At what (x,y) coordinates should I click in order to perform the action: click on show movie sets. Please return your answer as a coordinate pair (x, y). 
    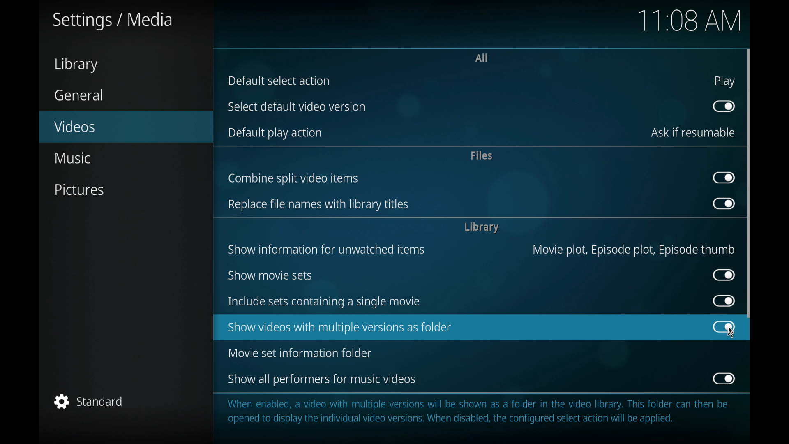
    Looking at the image, I should click on (271, 275).